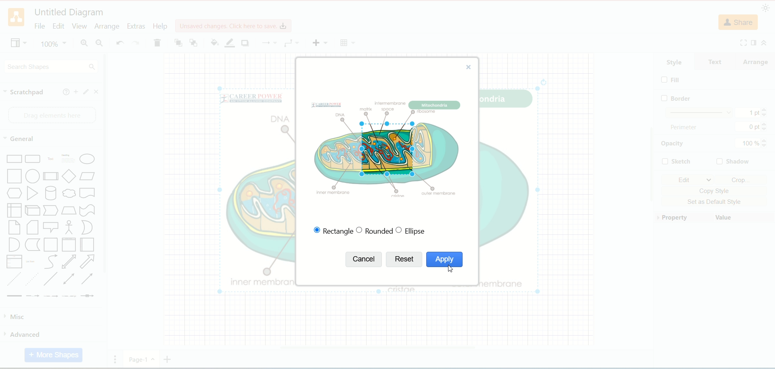  Describe the element at coordinates (70, 245) in the screenshot. I see `Vertical Container` at that location.